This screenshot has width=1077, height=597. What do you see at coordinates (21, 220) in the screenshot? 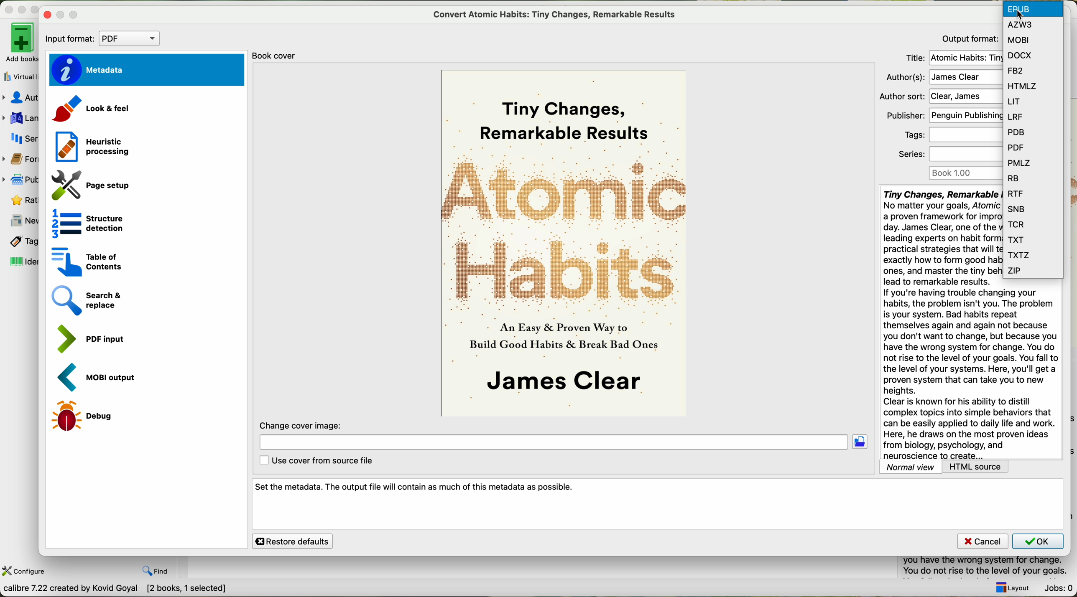
I see `news` at bounding box center [21, 220].